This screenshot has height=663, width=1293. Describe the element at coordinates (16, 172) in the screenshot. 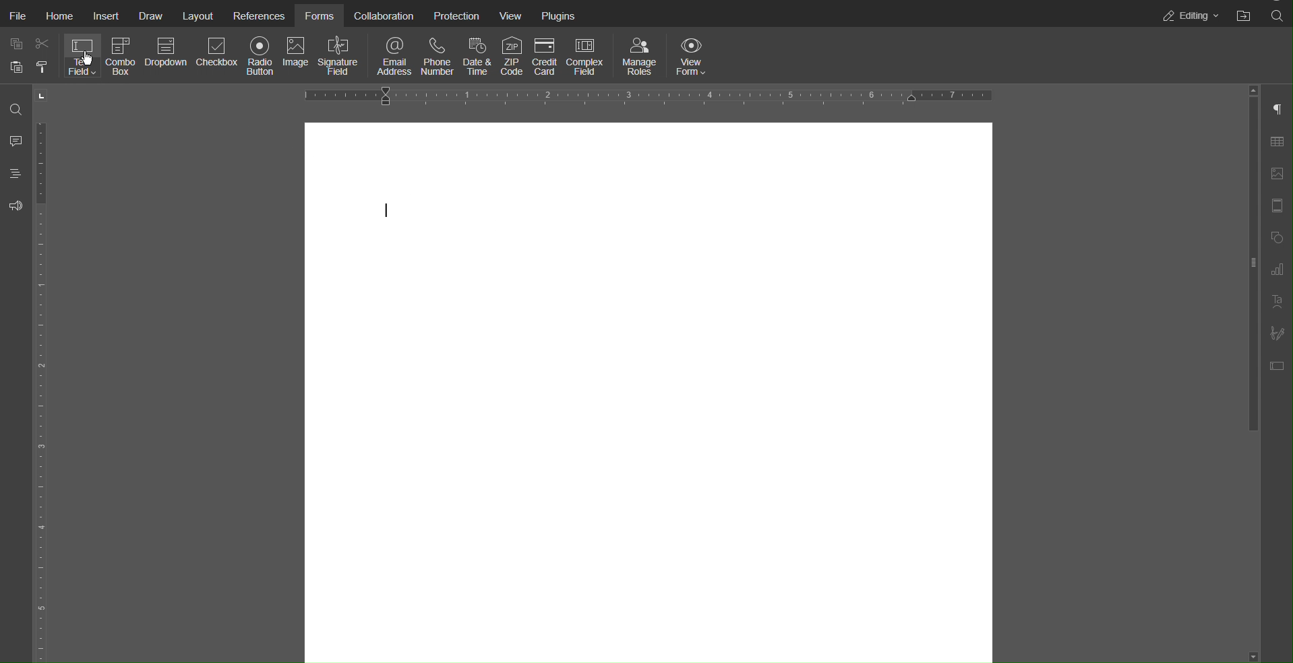

I see `Headings` at that location.